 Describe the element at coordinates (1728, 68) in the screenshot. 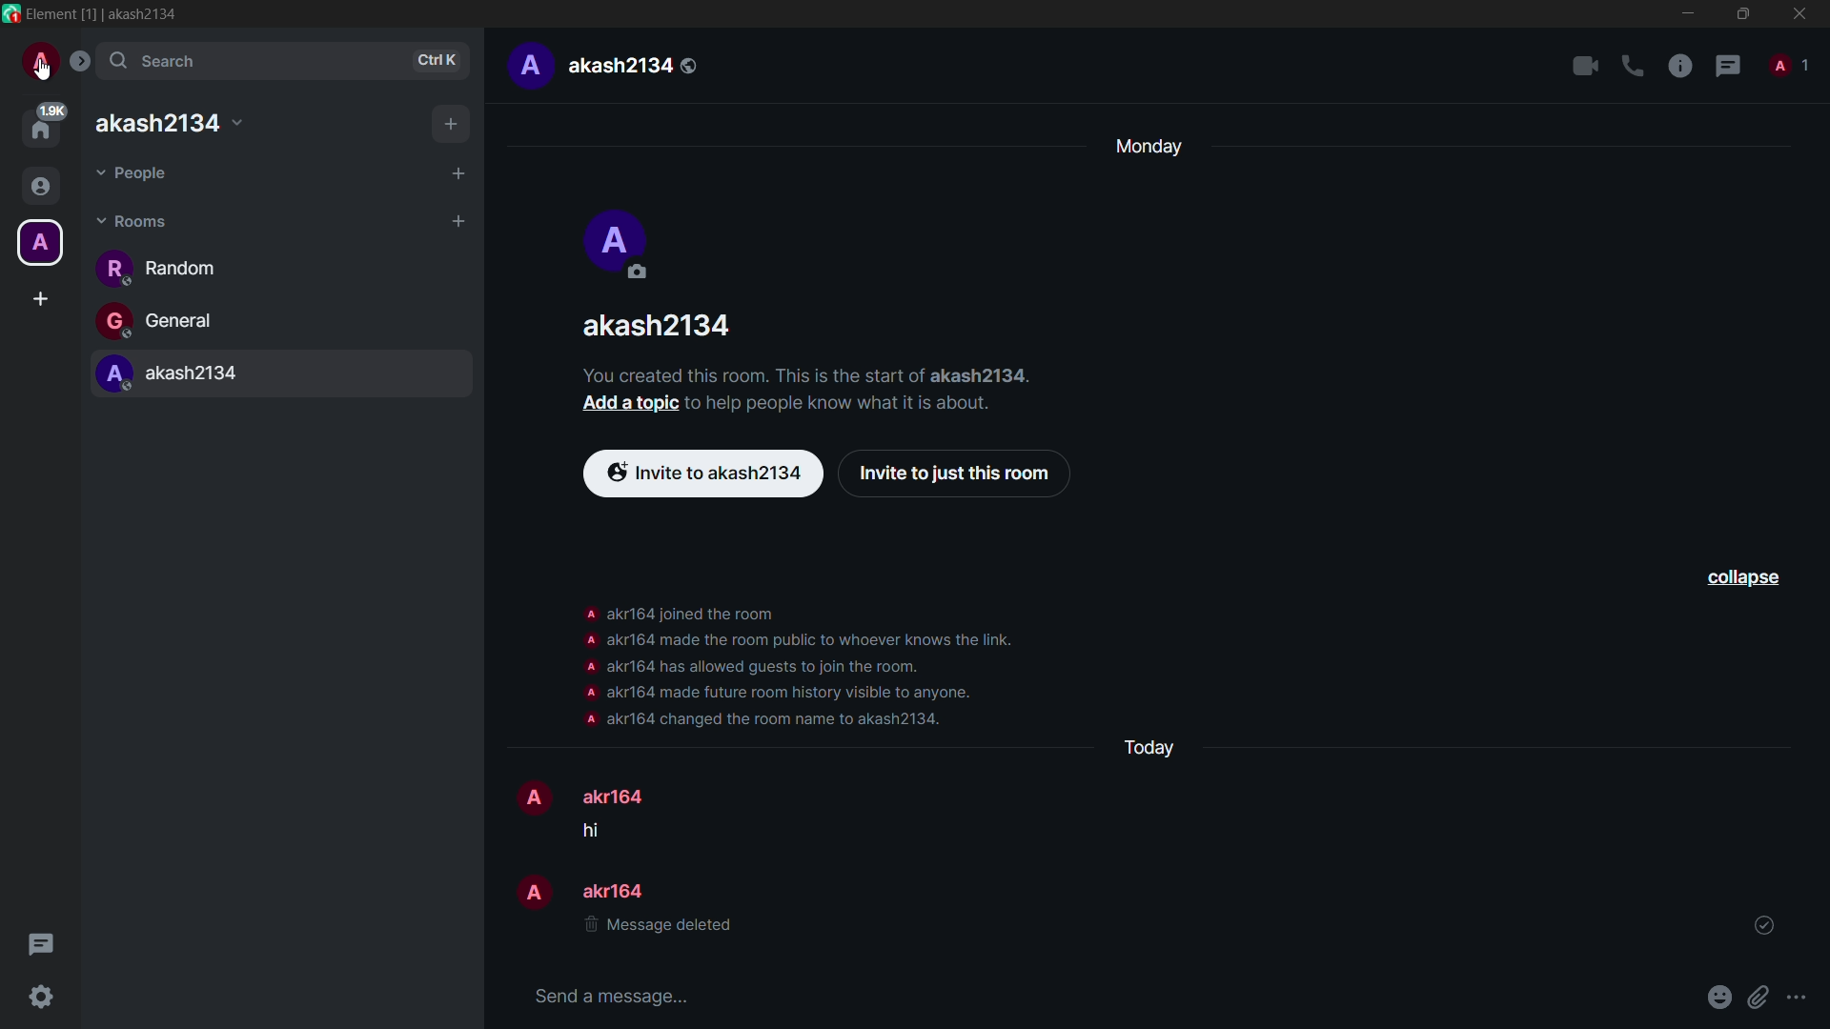

I see `threads` at that location.